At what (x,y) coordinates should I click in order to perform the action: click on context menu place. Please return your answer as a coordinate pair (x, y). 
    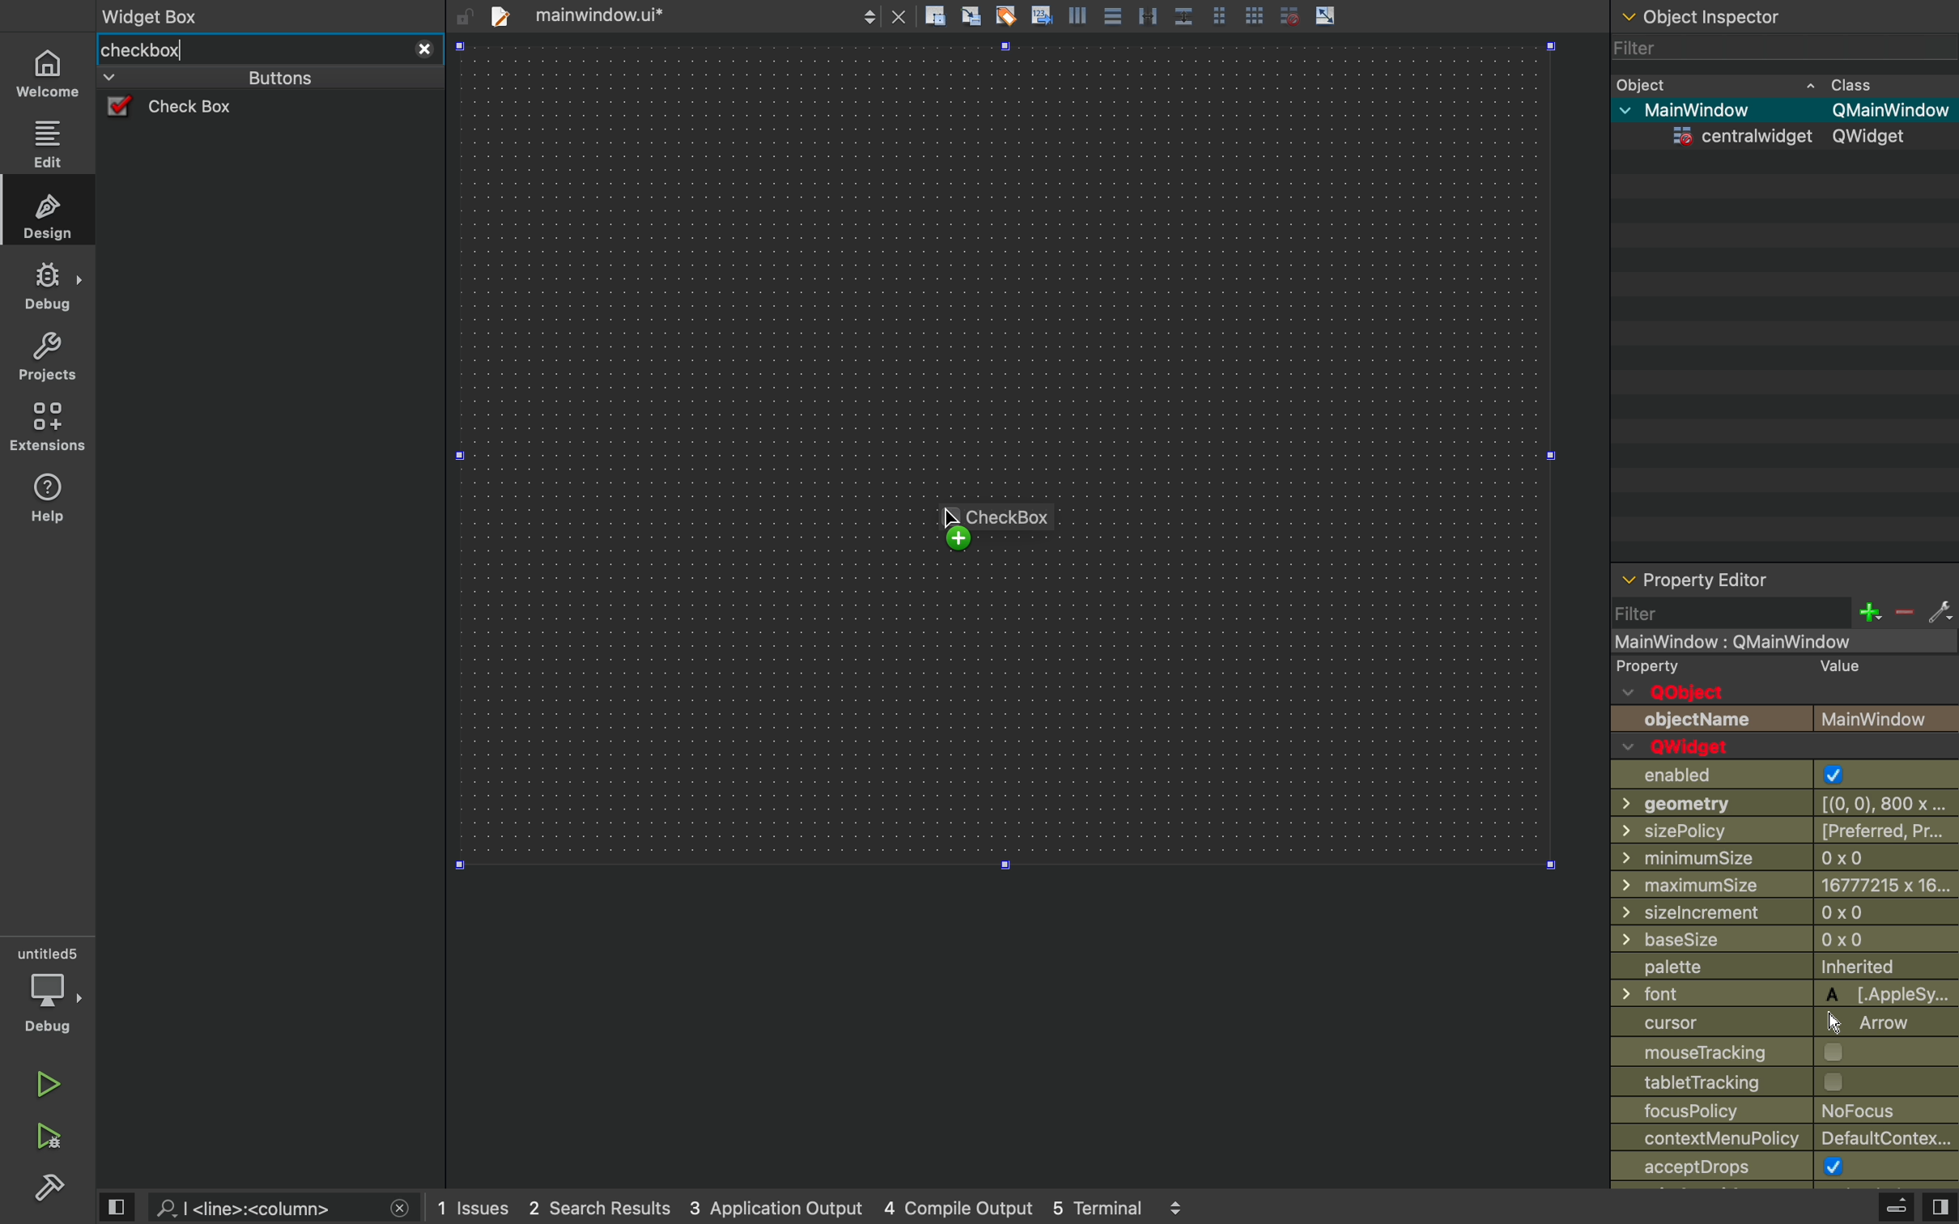
    Looking at the image, I should click on (1789, 1139).